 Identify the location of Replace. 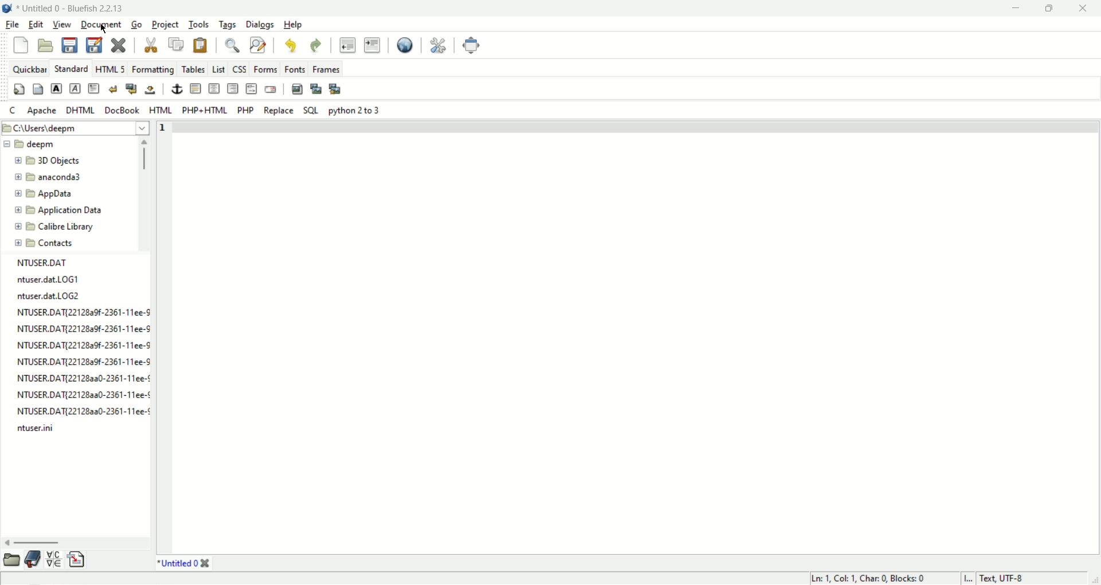
(278, 110).